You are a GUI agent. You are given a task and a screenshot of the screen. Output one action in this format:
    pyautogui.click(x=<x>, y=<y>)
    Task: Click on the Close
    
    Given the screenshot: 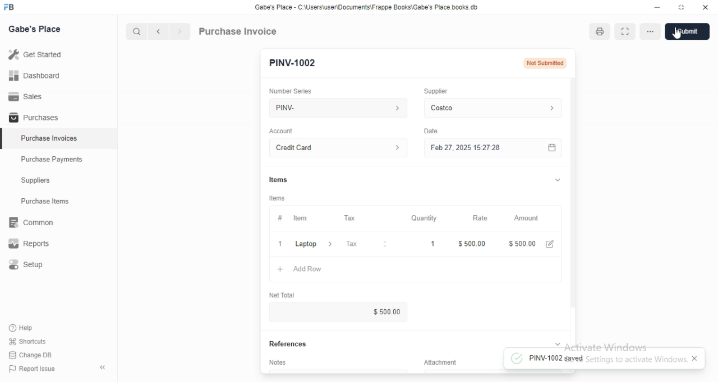 What is the action you would take?
    pyautogui.click(x=280, y=244)
    